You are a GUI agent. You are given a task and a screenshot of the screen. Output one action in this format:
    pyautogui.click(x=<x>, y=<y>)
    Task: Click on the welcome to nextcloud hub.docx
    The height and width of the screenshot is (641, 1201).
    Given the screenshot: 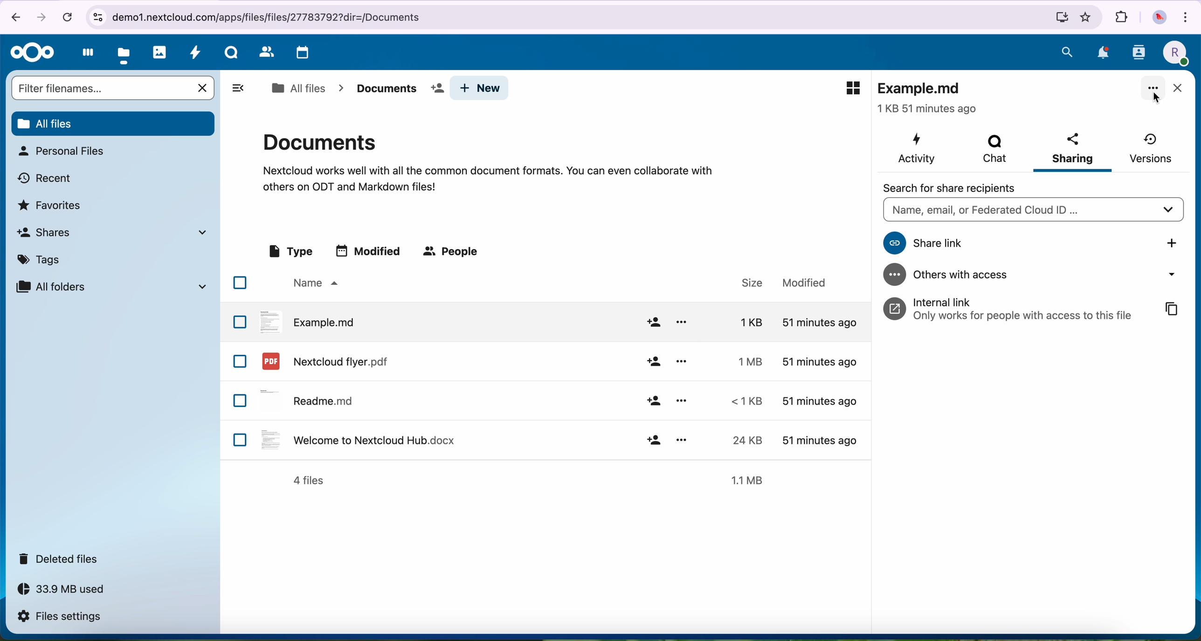 What is the action you would take?
    pyautogui.click(x=356, y=439)
    